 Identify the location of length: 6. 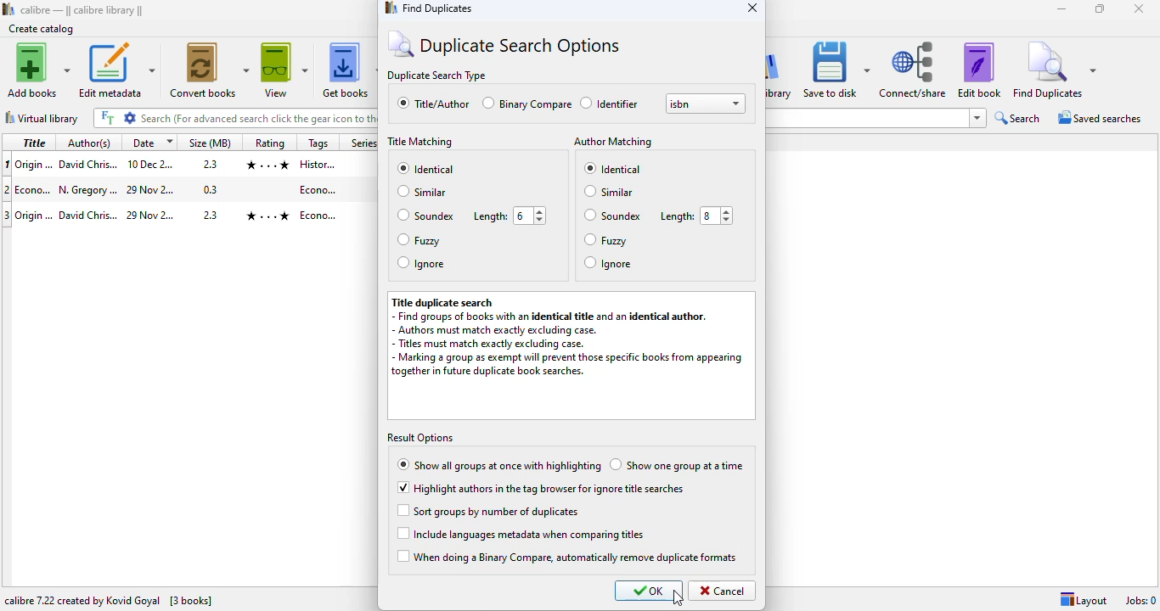
(508, 216).